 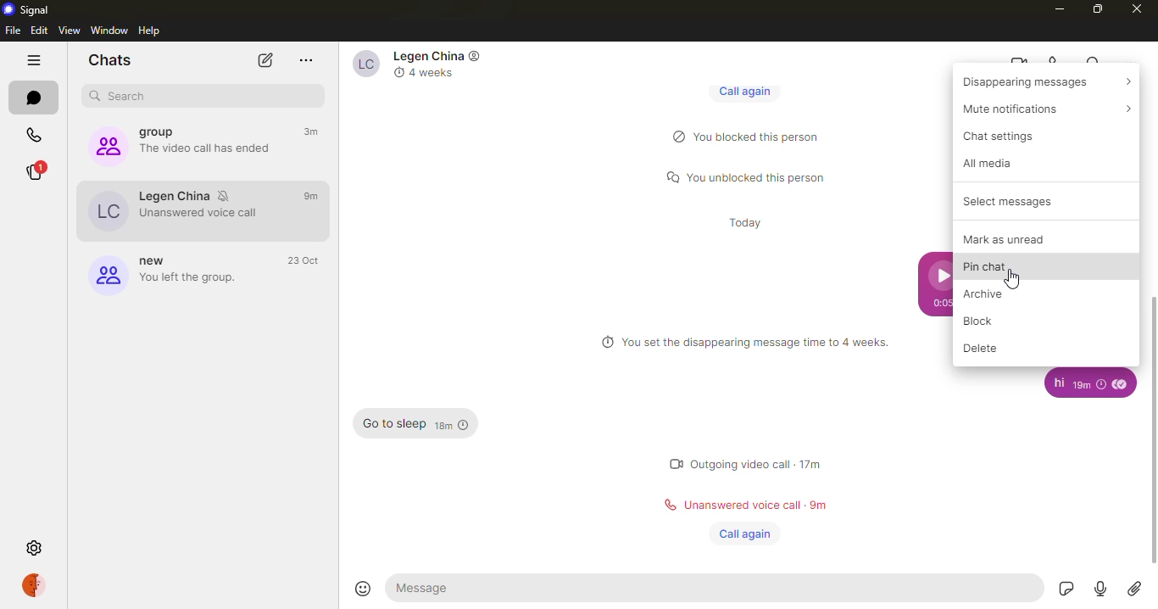 What do you see at coordinates (1054, 383) in the screenshot?
I see `message` at bounding box center [1054, 383].